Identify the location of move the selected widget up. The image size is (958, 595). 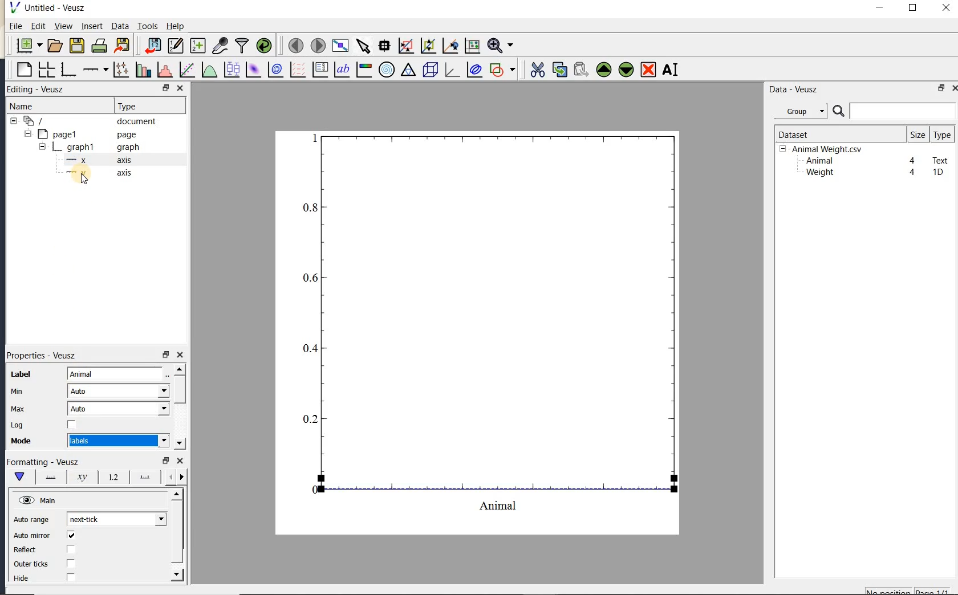
(604, 70).